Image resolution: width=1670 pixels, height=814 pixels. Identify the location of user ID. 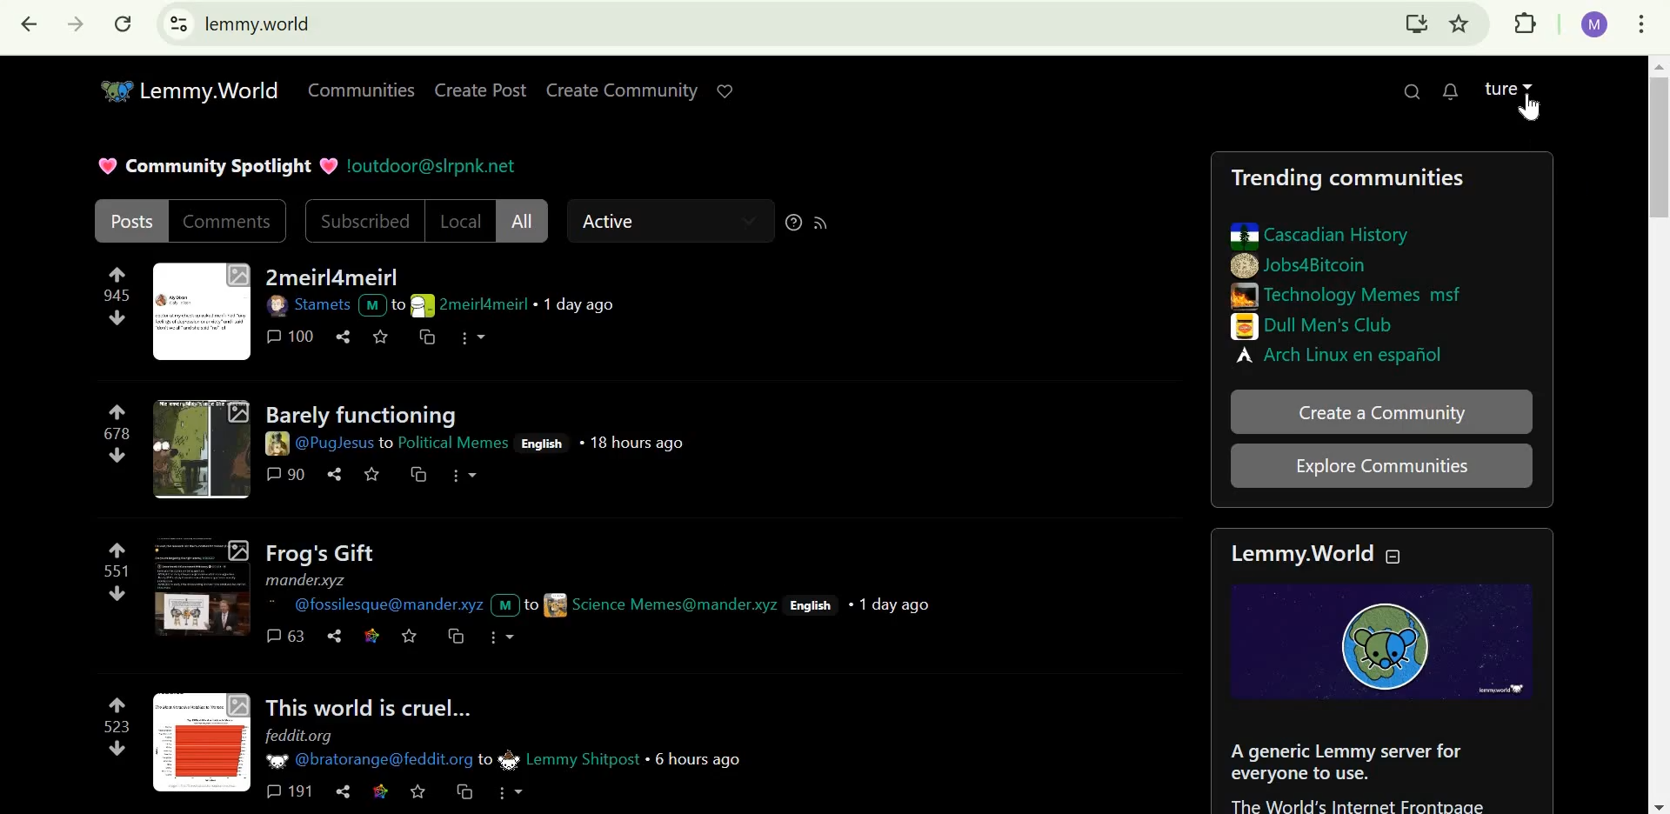
(330, 444).